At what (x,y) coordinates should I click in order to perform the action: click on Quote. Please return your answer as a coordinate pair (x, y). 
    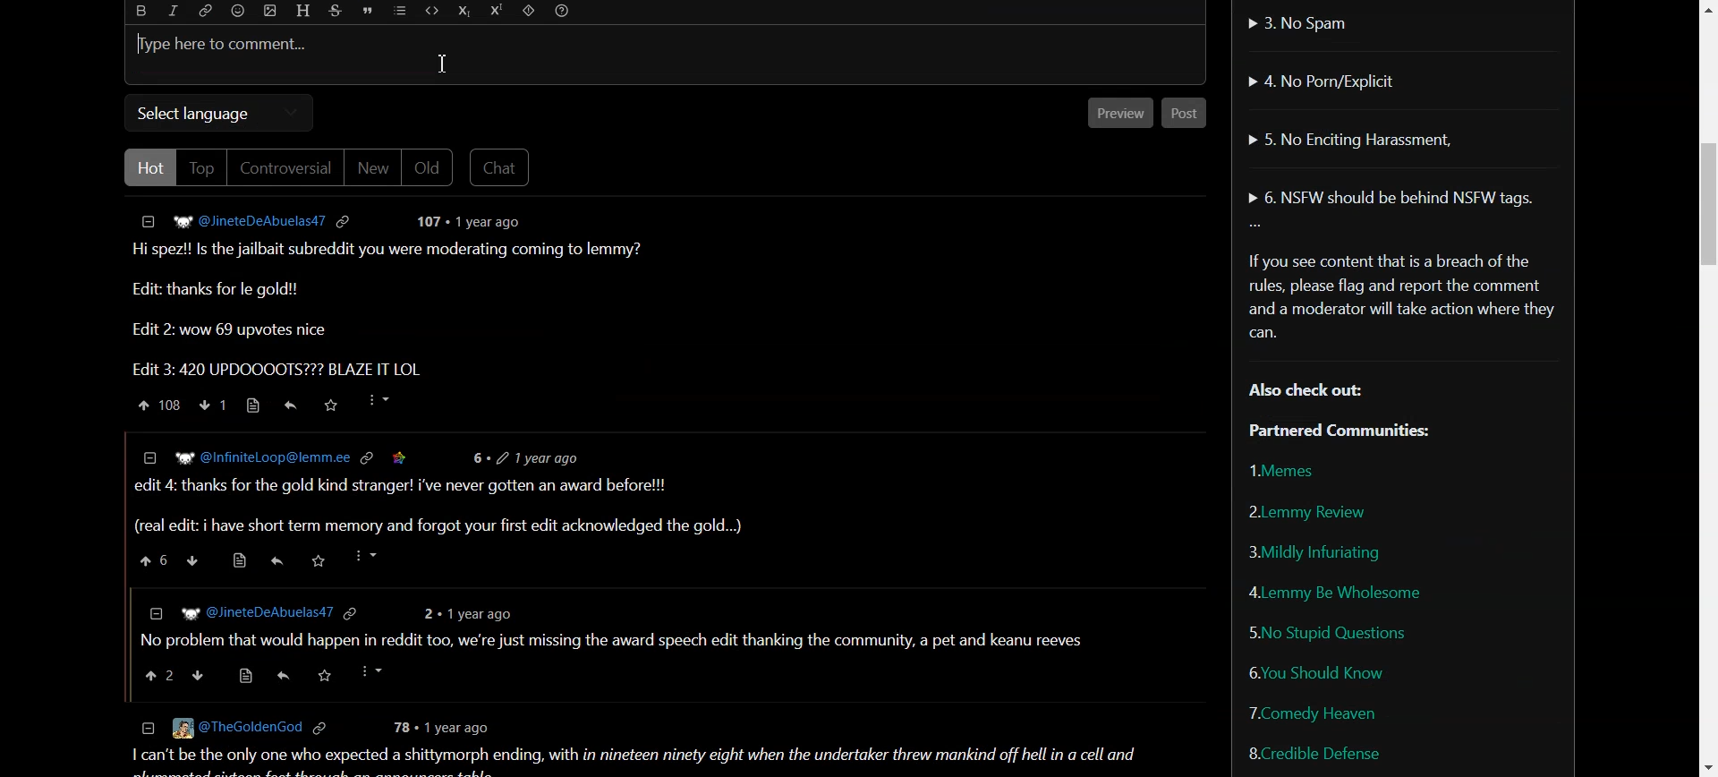
    Looking at the image, I should click on (370, 11).